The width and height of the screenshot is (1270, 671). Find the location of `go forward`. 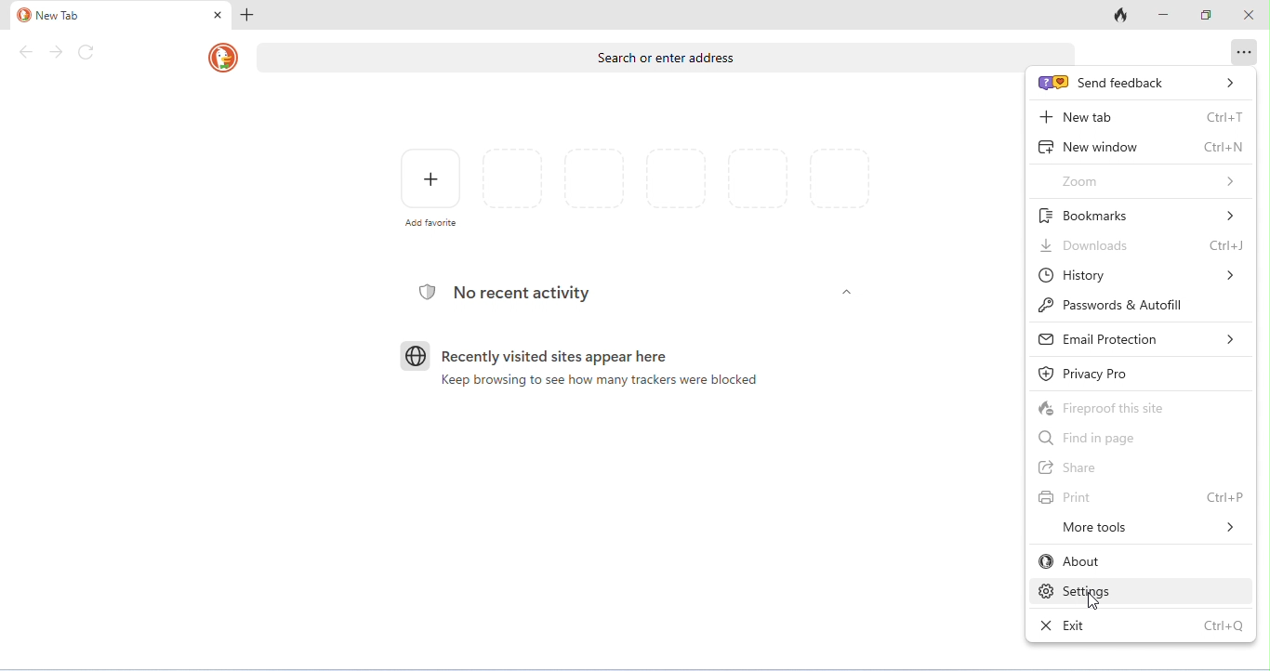

go forward is located at coordinates (56, 52).